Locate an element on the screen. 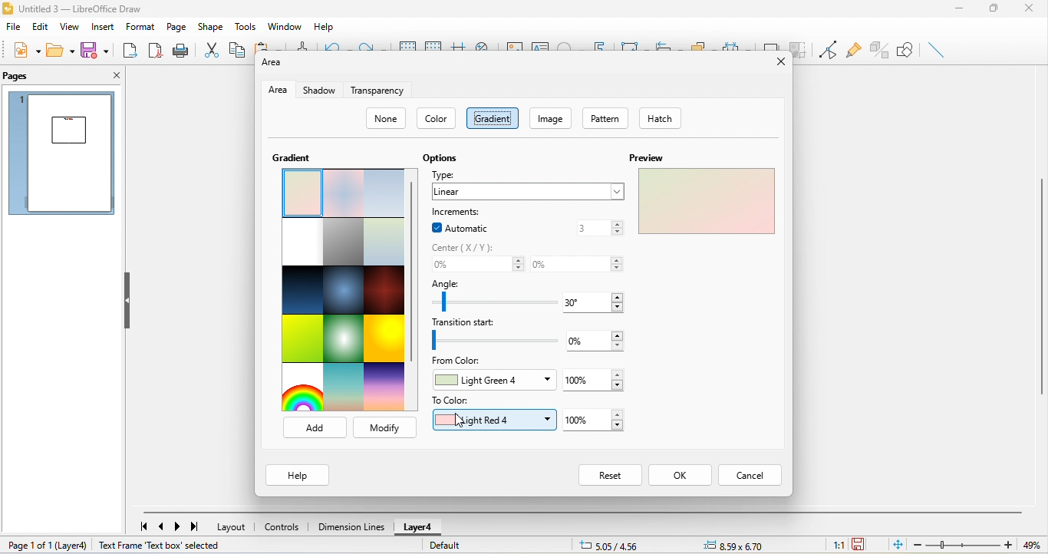  new is located at coordinates (25, 50).